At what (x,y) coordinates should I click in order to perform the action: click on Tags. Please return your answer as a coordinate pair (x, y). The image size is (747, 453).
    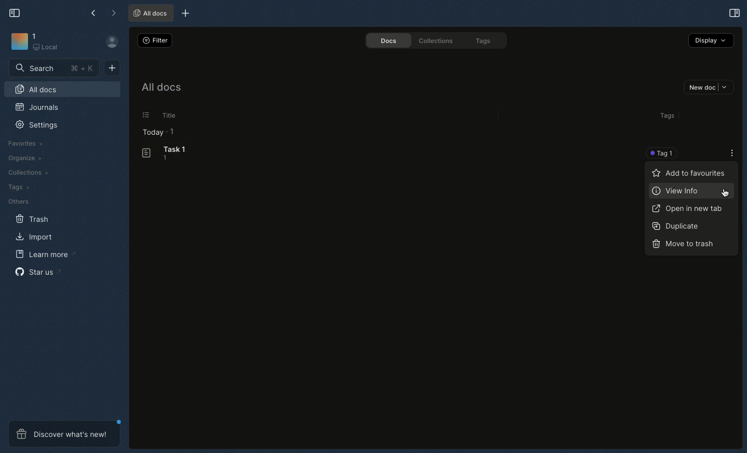
    Looking at the image, I should click on (484, 41).